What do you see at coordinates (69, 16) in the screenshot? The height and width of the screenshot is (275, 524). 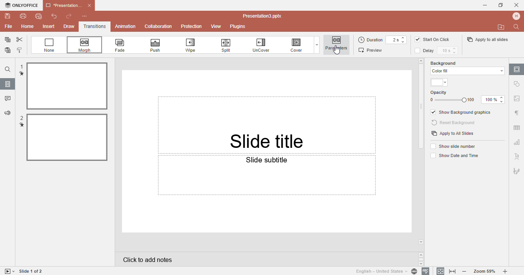 I see `Redo` at bounding box center [69, 16].